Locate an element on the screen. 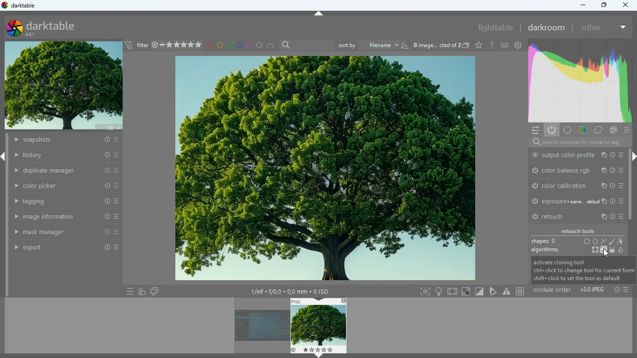 The image size is (637, 358). edit is located at coordinates (493, 291).